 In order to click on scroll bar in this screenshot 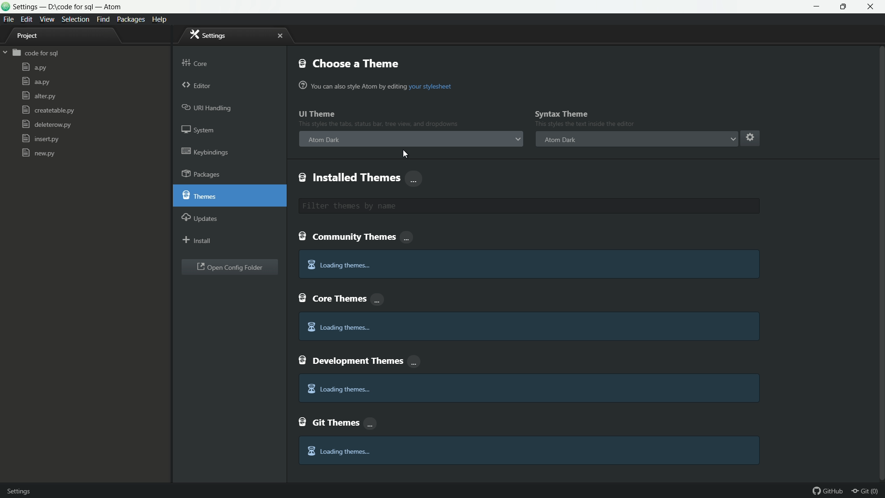, I will do `click(879, 224)`.